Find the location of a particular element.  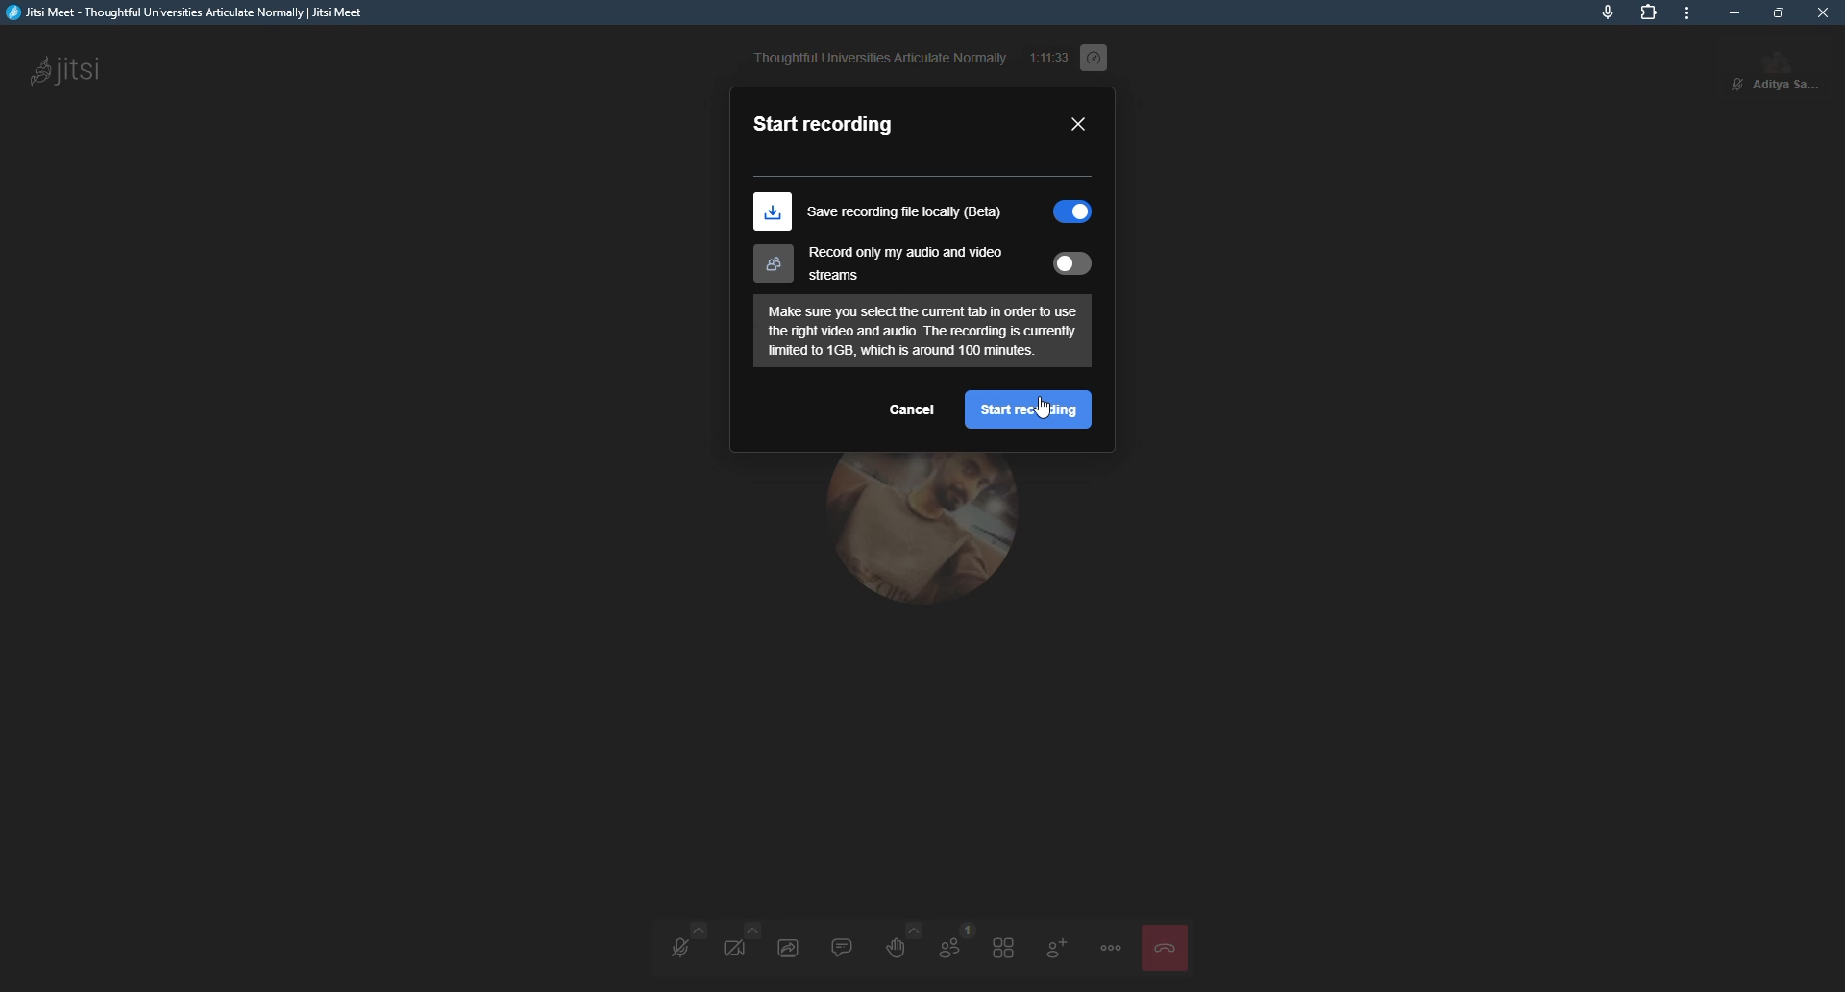

toggle is located at coordinates (1067, 211).